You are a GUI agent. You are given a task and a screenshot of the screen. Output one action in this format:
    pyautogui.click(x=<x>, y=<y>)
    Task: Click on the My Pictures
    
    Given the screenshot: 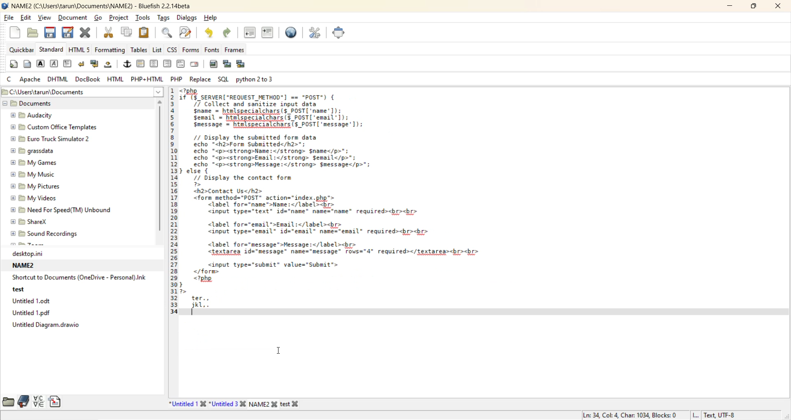 What is the action you would take?
    pyautogui.click(x=38, y=186)
    